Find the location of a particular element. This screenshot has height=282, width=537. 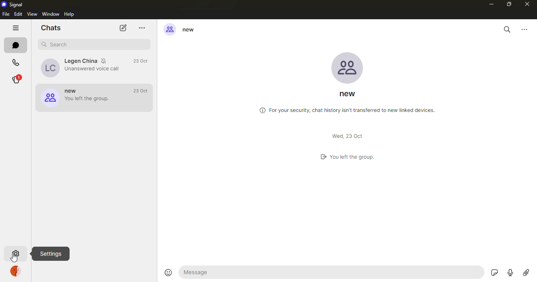

contact is located at coordinates (82, 69).